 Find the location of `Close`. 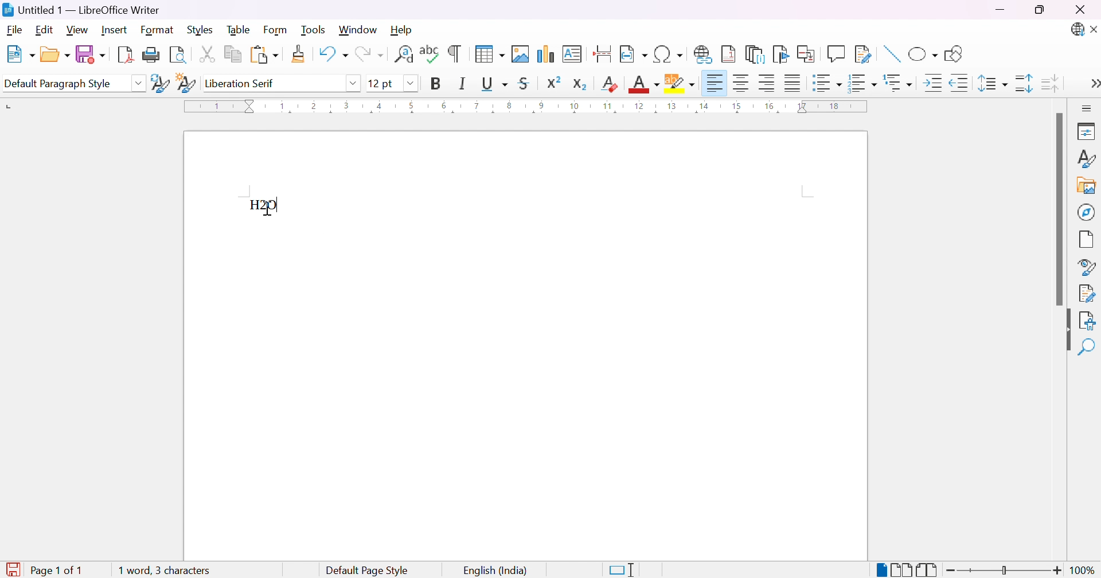

Close is located at coordinates (1080, 10).